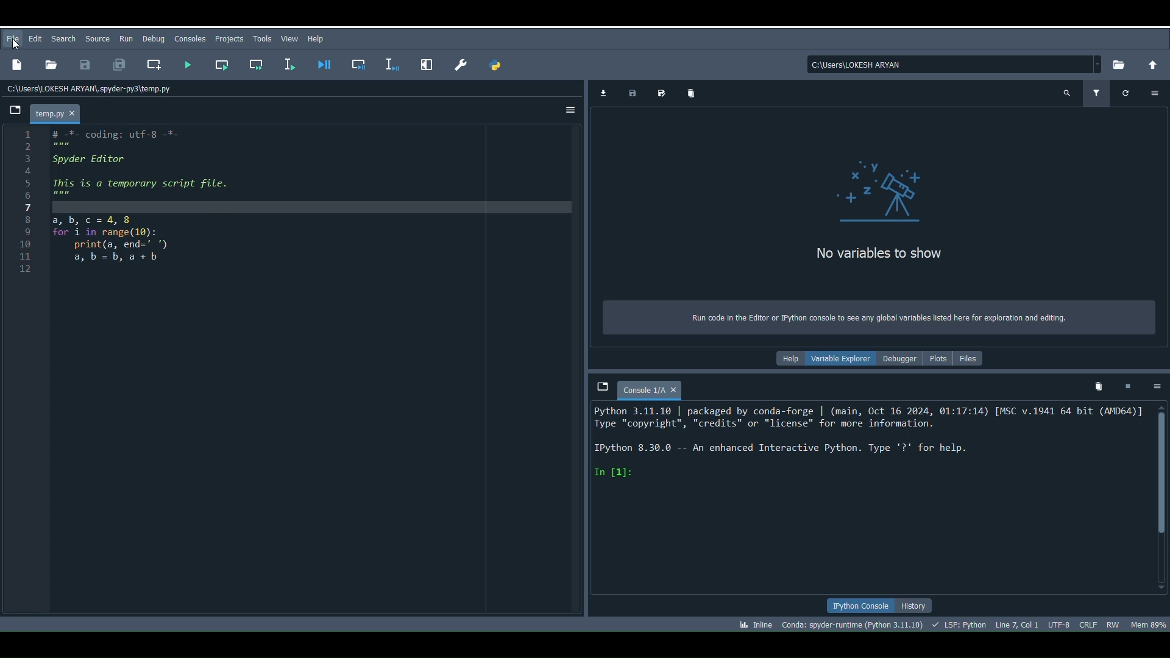  Describe the element at coordinates (1097, 93) in the screenshot. I see `Filter variables` at that location.